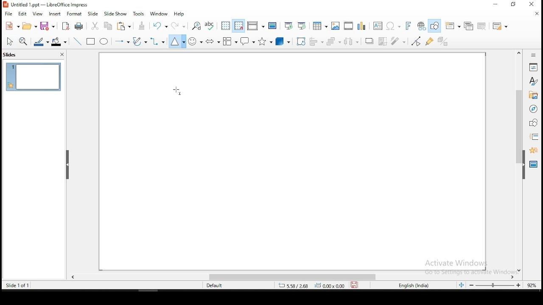 Image resolution: width=543 pixels, height=305 pixels. Describe the element at coordinates (288, 25) in the screenshot. I see `start from first slide` at that location.